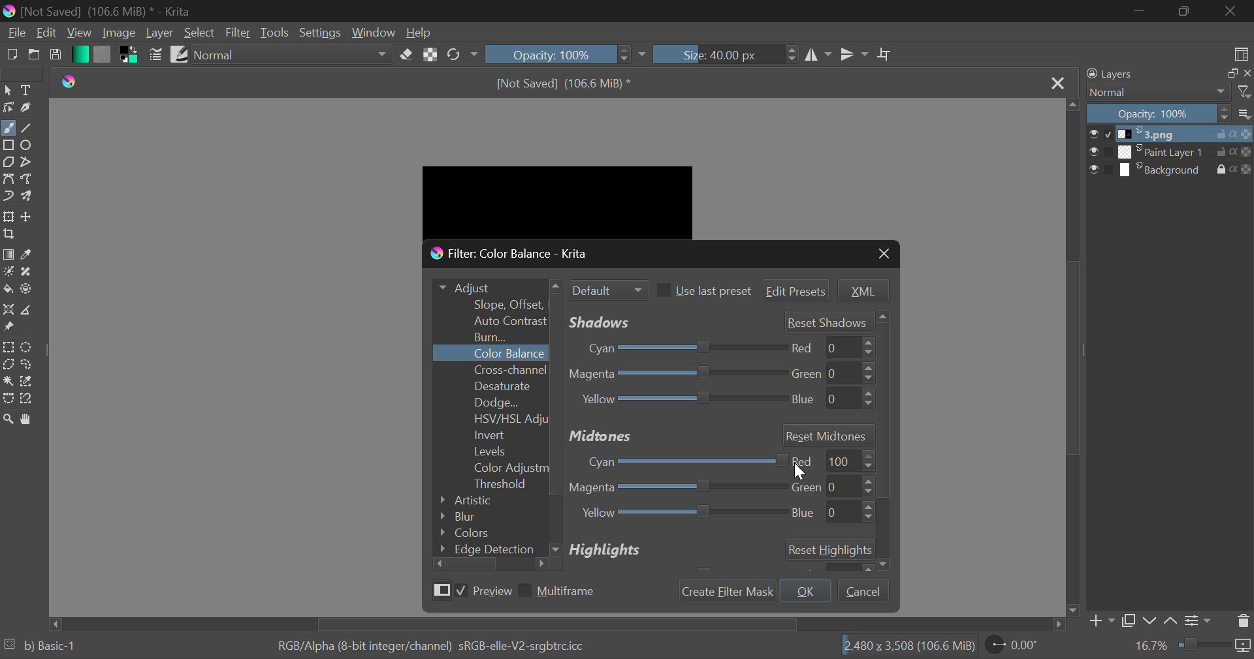 This screenshot has width=1254, height=659. Describe the element at coordinates (490, 402) in the screenshot. I see `Dodge` at that location.